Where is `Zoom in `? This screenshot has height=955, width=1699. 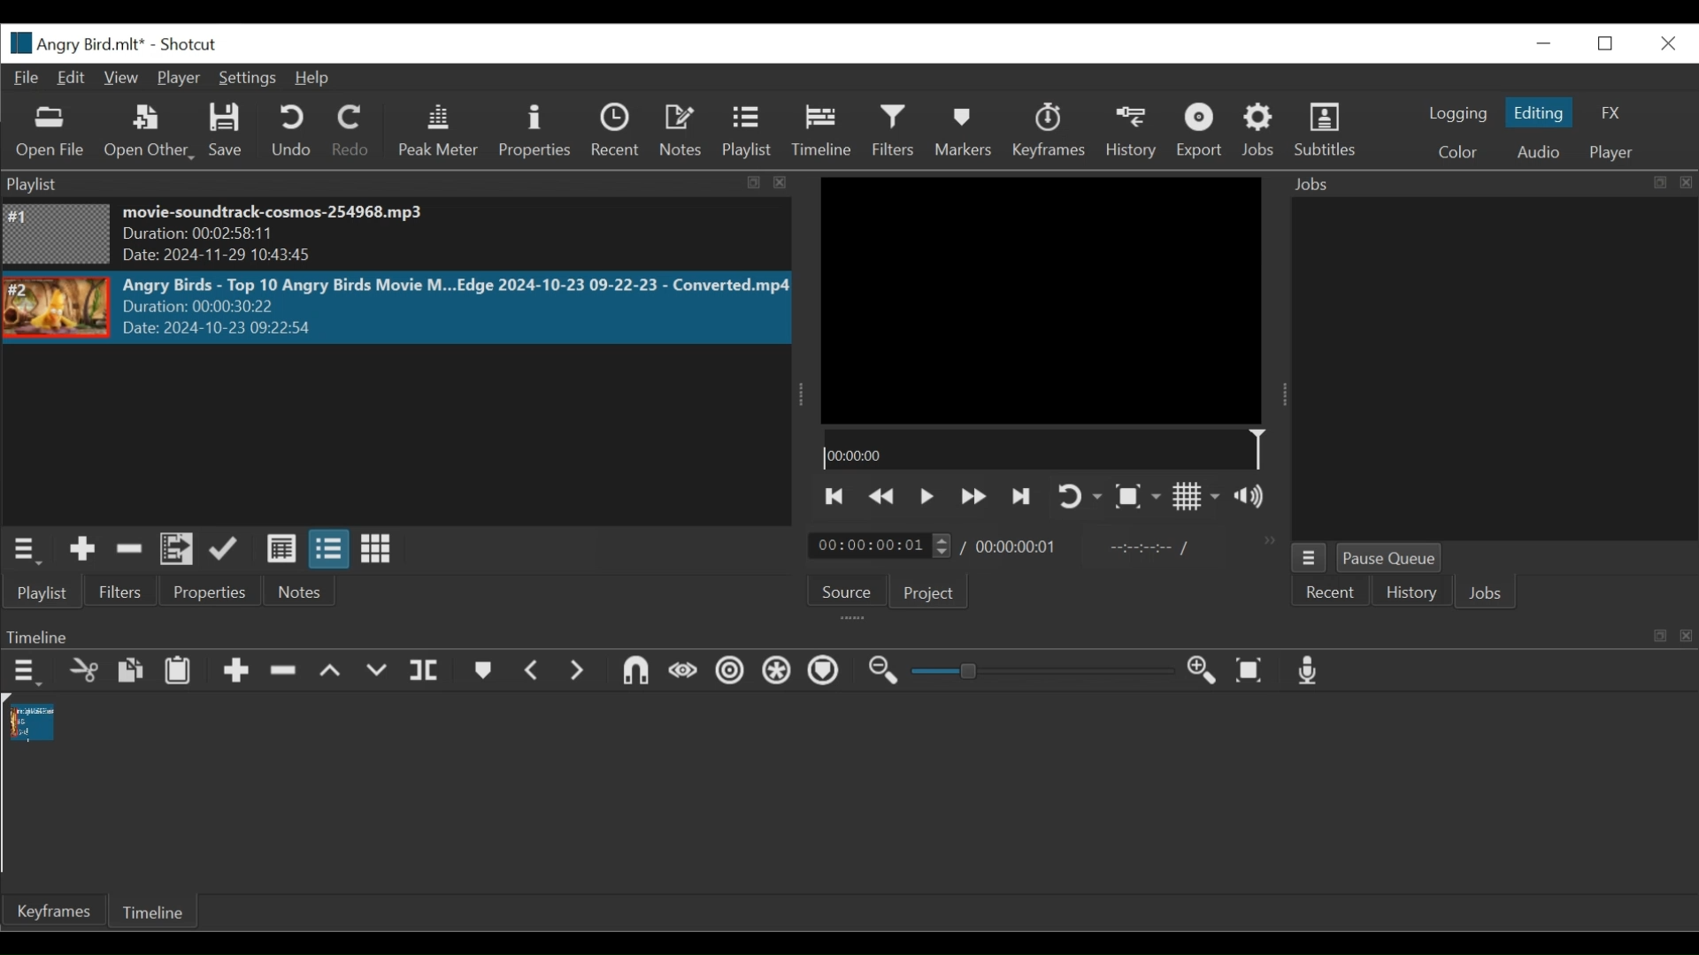 Zoom in  is located at coordinates (1208, 671).